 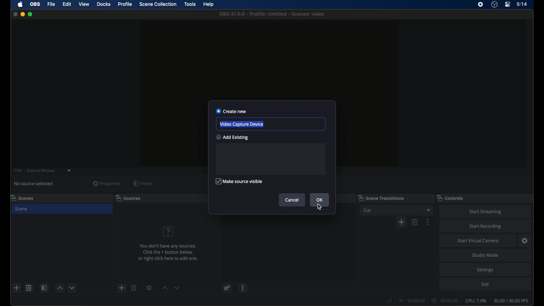 I want to click on obs, so click(x=35, y=4).